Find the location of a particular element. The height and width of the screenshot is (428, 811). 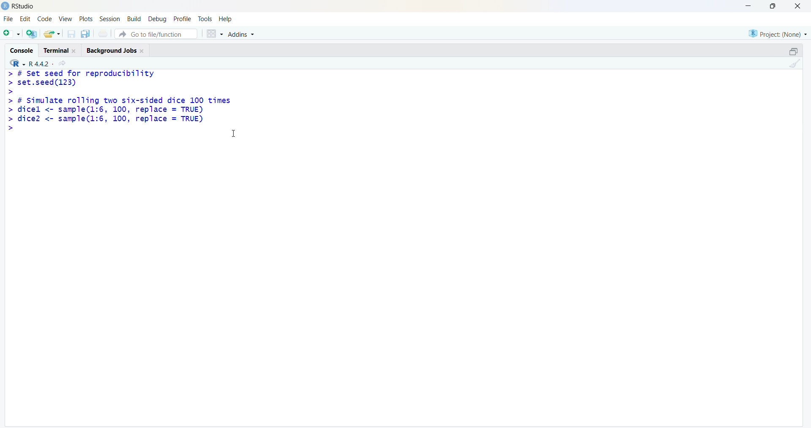

build is located at coordinates (133, 19).